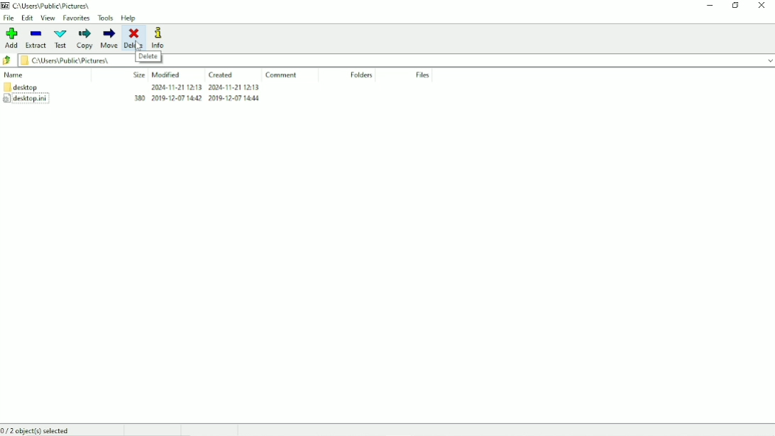 Image resolution: width=775 pixels, height=436 pixels. Describe the element at coordinates (160, 38) in the screenshot. I see `Info` at that location.